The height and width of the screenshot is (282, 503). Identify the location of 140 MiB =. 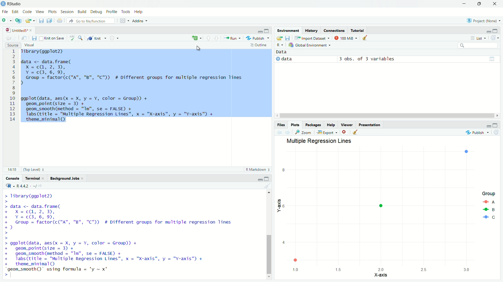
(345, 38).